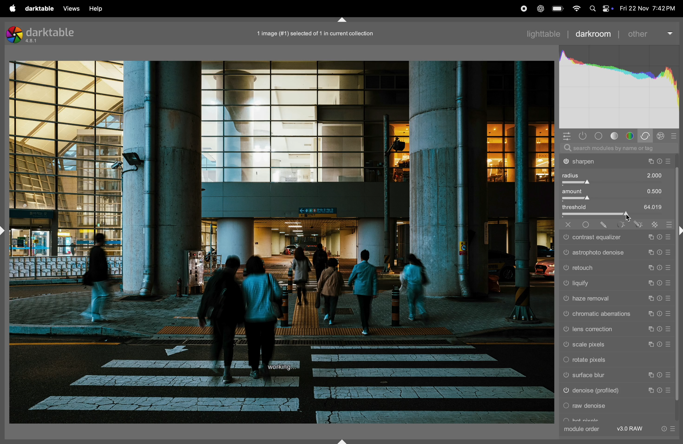  Describe the element at coordinates (616, 345) in the screenshot. I see `sacle pixels` at that location.